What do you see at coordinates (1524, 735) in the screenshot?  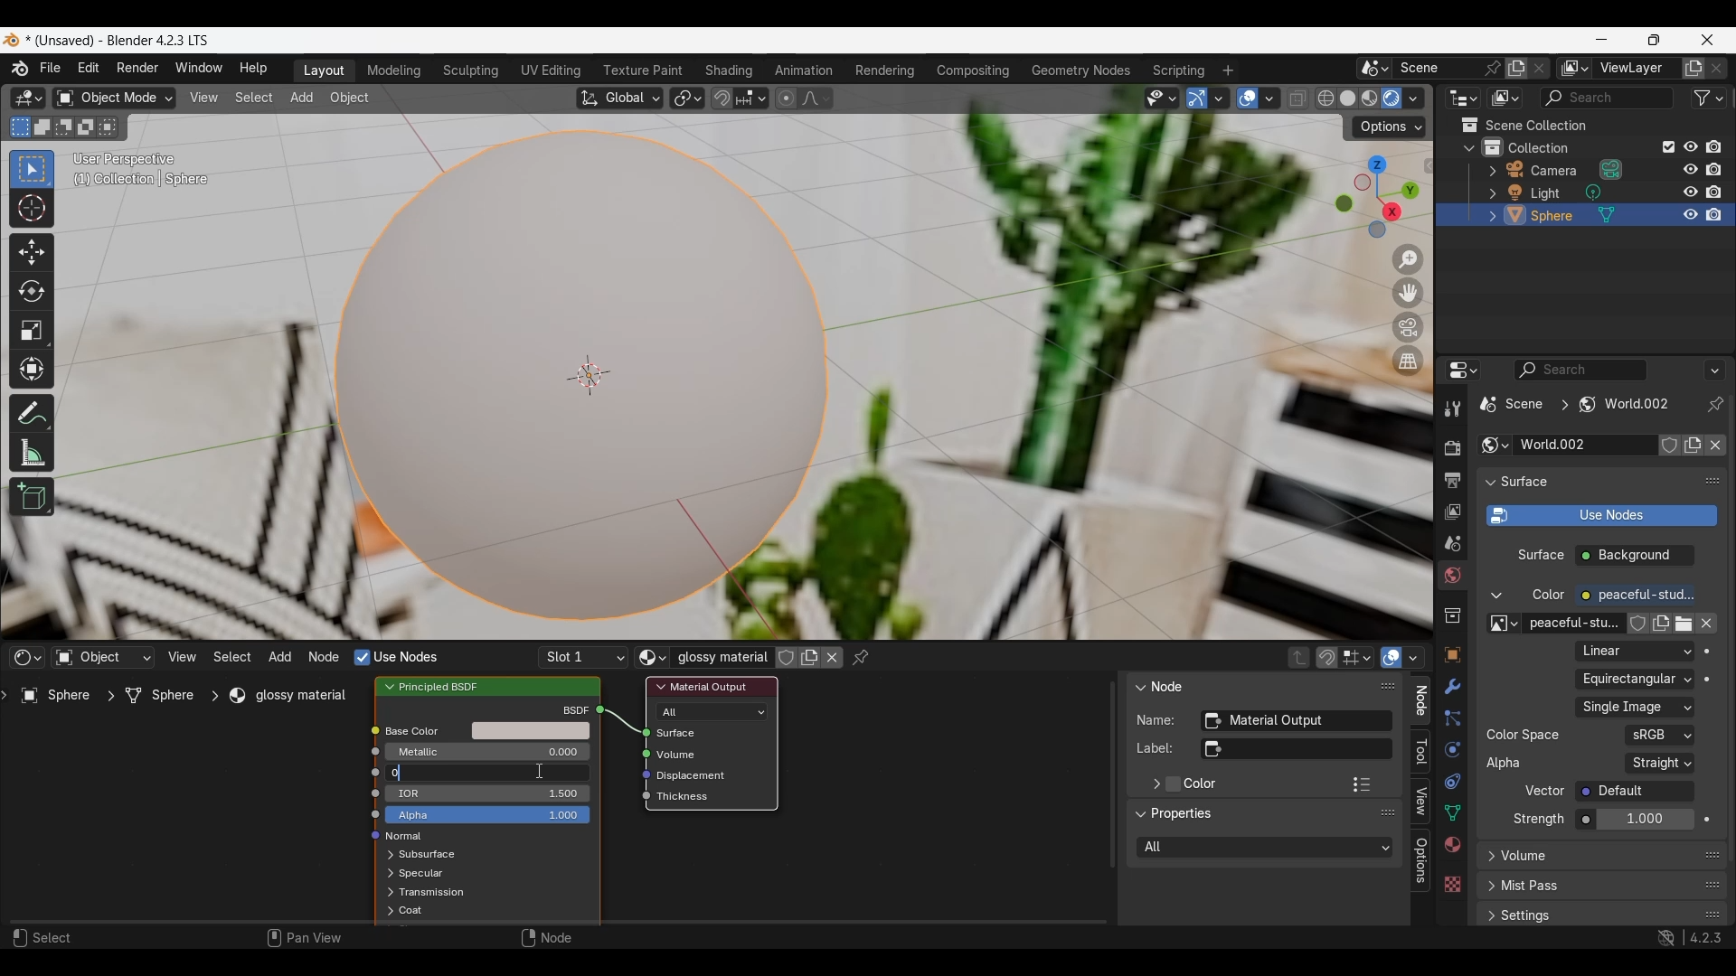 I see `color space` at bounding box center [1524, 735].